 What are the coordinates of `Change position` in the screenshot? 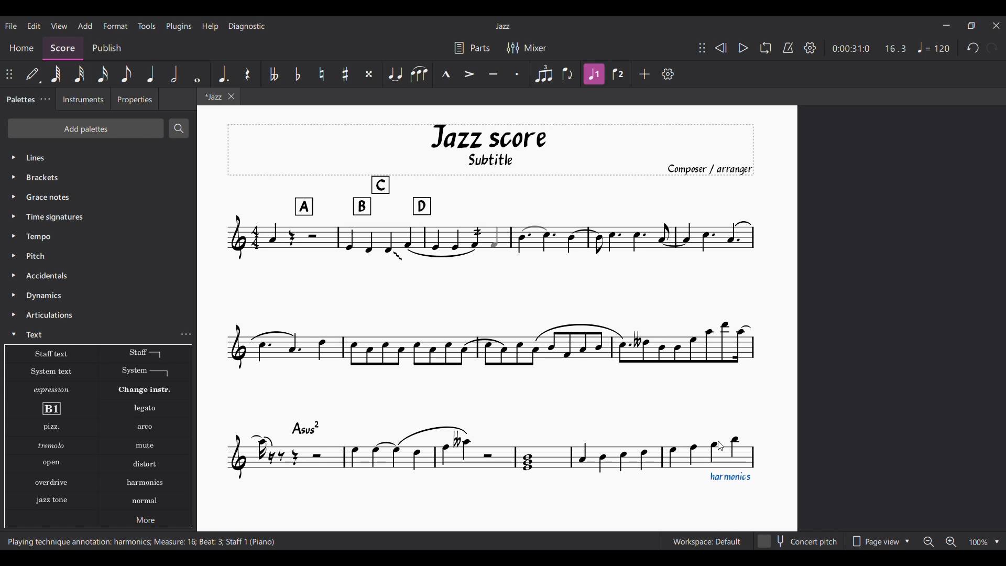 It's located at (702, 48).